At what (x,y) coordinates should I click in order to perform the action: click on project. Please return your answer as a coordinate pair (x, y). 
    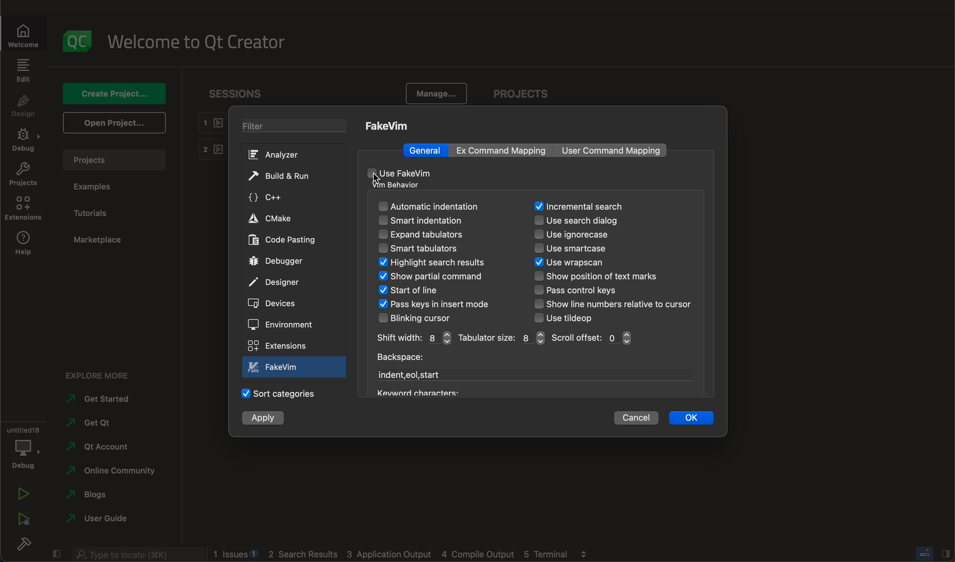
    Looking at the image, I should click on (113, 159).